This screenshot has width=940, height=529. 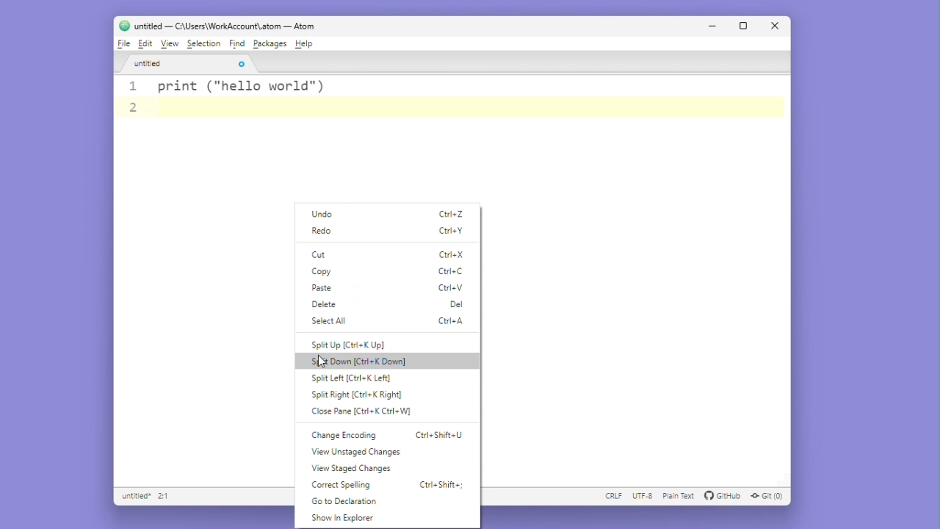 I want to click on Selection, so click(x=204, y=44).